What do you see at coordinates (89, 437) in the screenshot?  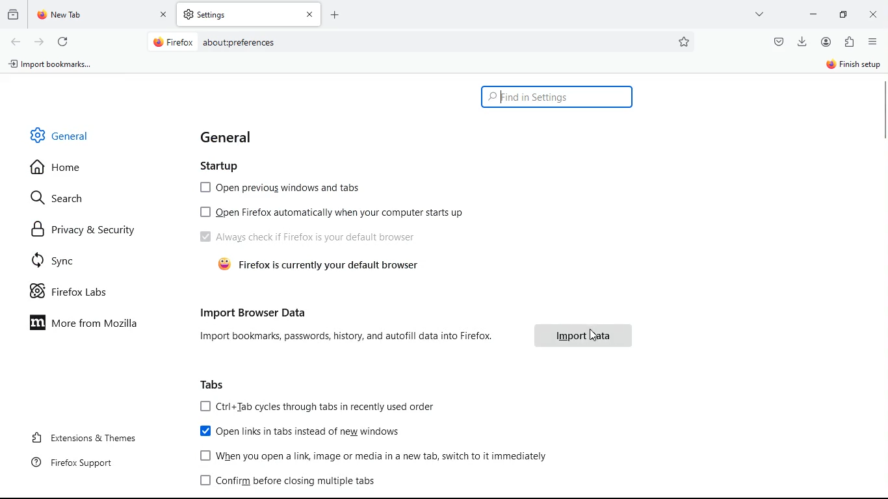 I see `extensions & themes` at bounding box center [89, 437].